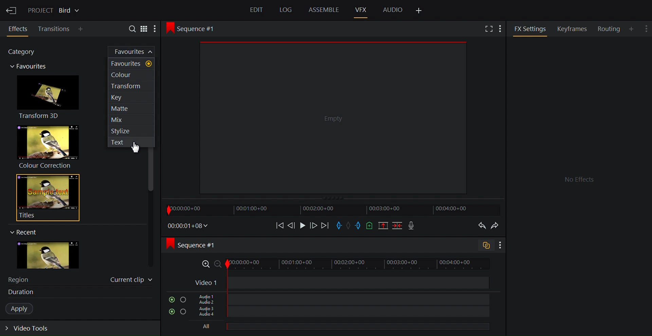 The image size is (652, 336). Describe the element at coordinates (340, 225) in the screenshot. I see `Mark in` at that location.